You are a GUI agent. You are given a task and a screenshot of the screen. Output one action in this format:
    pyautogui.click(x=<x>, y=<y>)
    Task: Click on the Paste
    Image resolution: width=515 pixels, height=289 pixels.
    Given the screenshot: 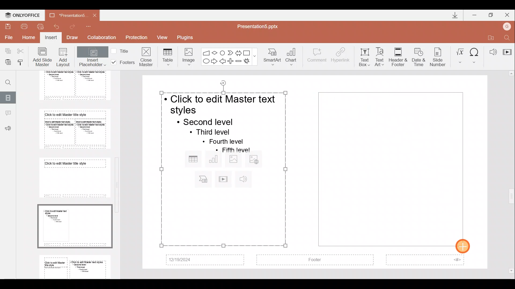 What is the action you would take?
    pyautogui.click(x=8, y=63)
    